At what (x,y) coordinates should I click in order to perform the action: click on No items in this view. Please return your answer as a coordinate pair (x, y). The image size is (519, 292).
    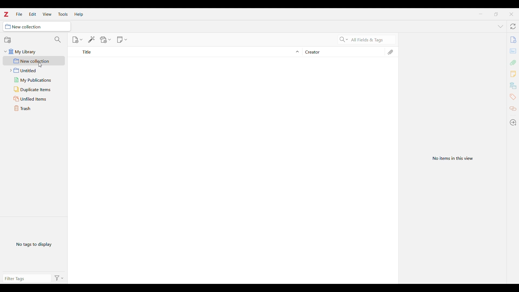
    Looking at the image, I should click on (452, 159).